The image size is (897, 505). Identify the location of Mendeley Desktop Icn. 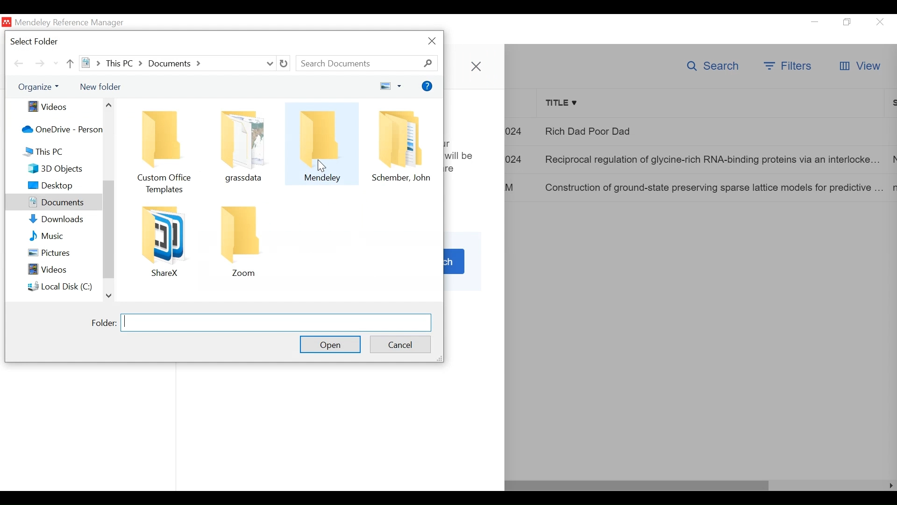
(6, 22).